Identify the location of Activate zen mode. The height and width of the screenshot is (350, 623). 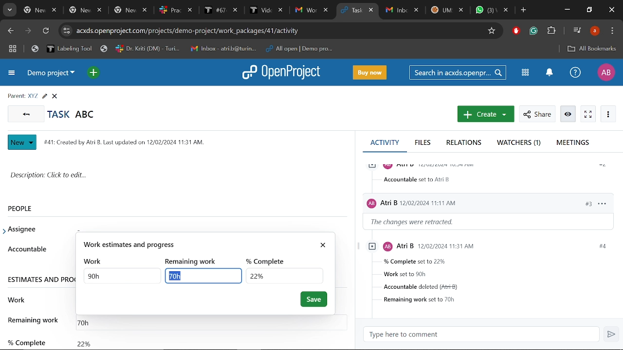
(588, 114).